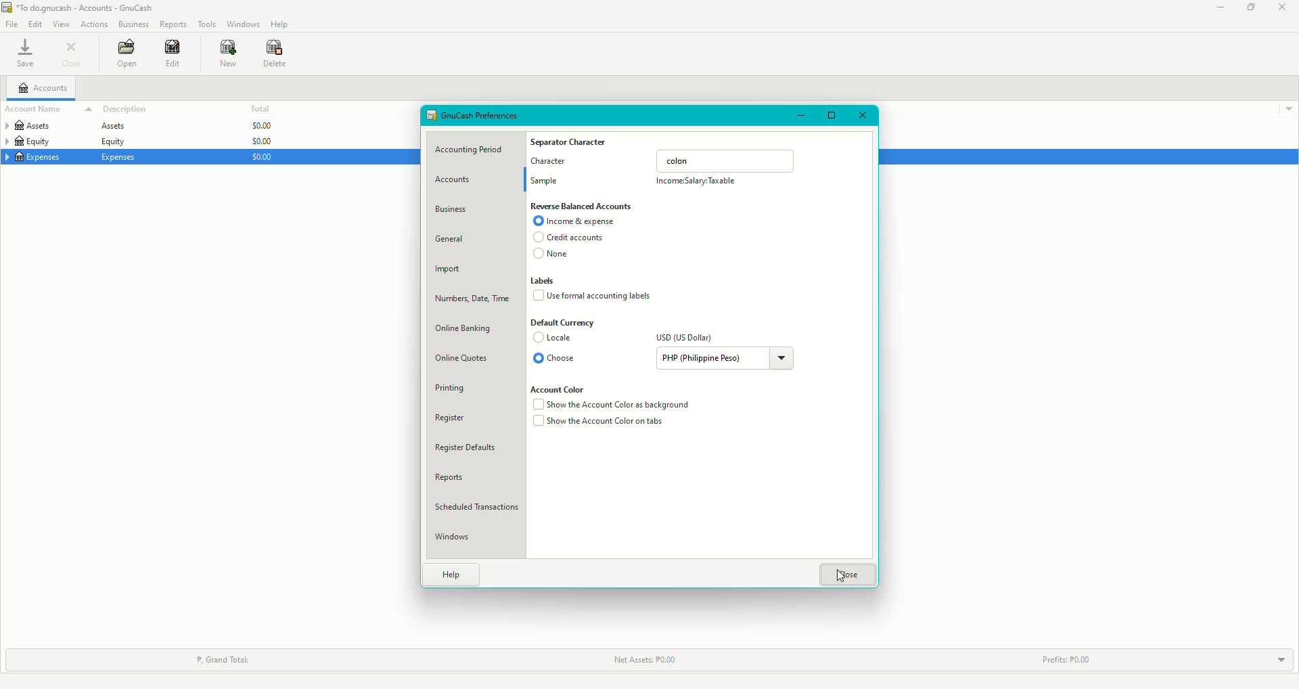 This screenshot has width=1299, height=689. Describe the element at coordinates (280, 24) in the screenshot. I see `Help` at that location.